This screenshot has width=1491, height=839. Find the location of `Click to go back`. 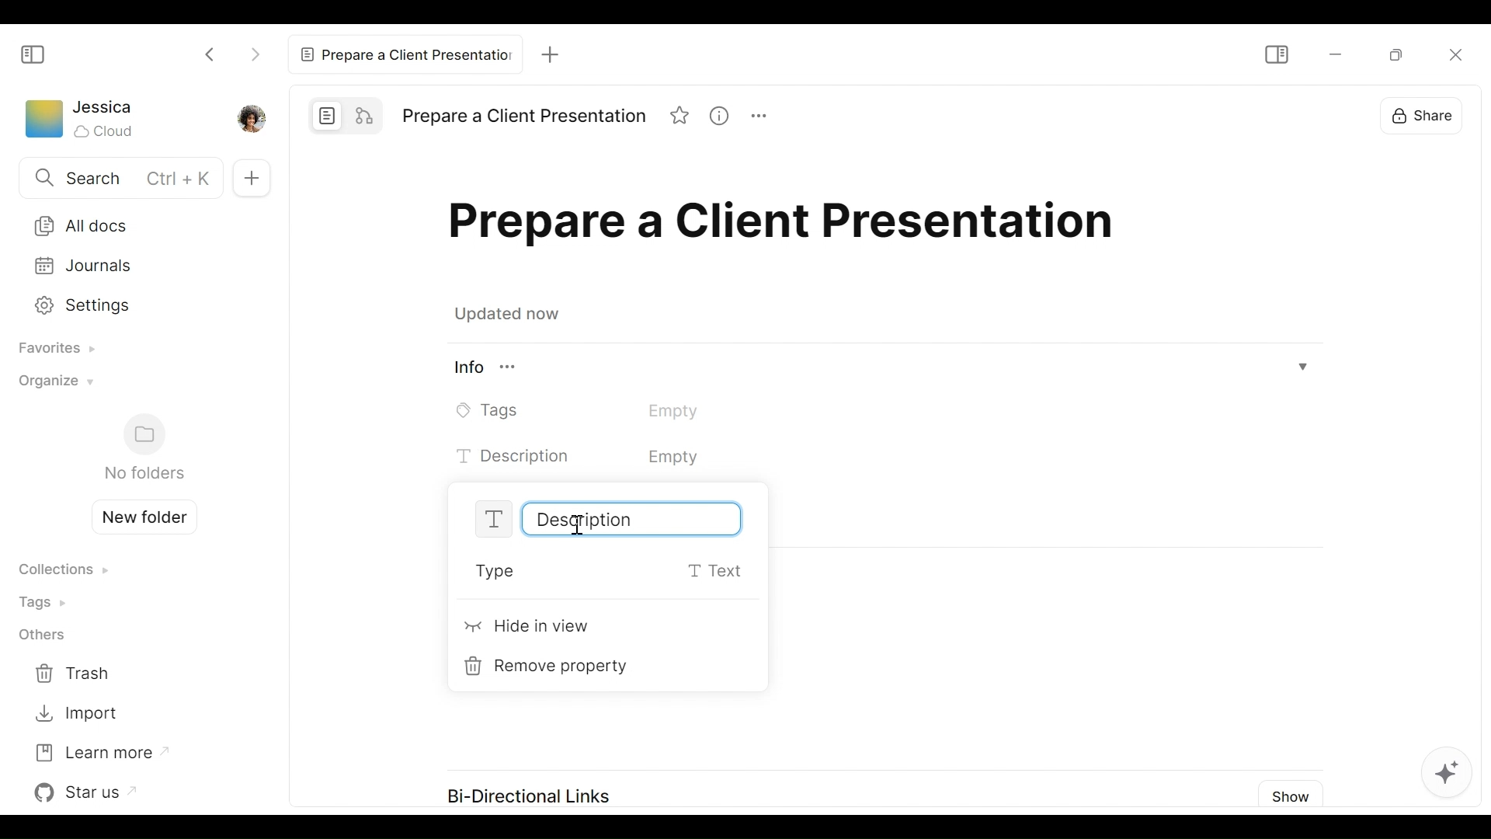

Click to go back is located at coordinates (211, 53).